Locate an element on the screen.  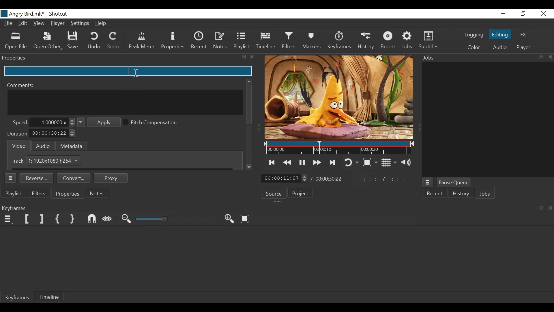
Vertical Scrollbar is located at coordinates (249, 104).